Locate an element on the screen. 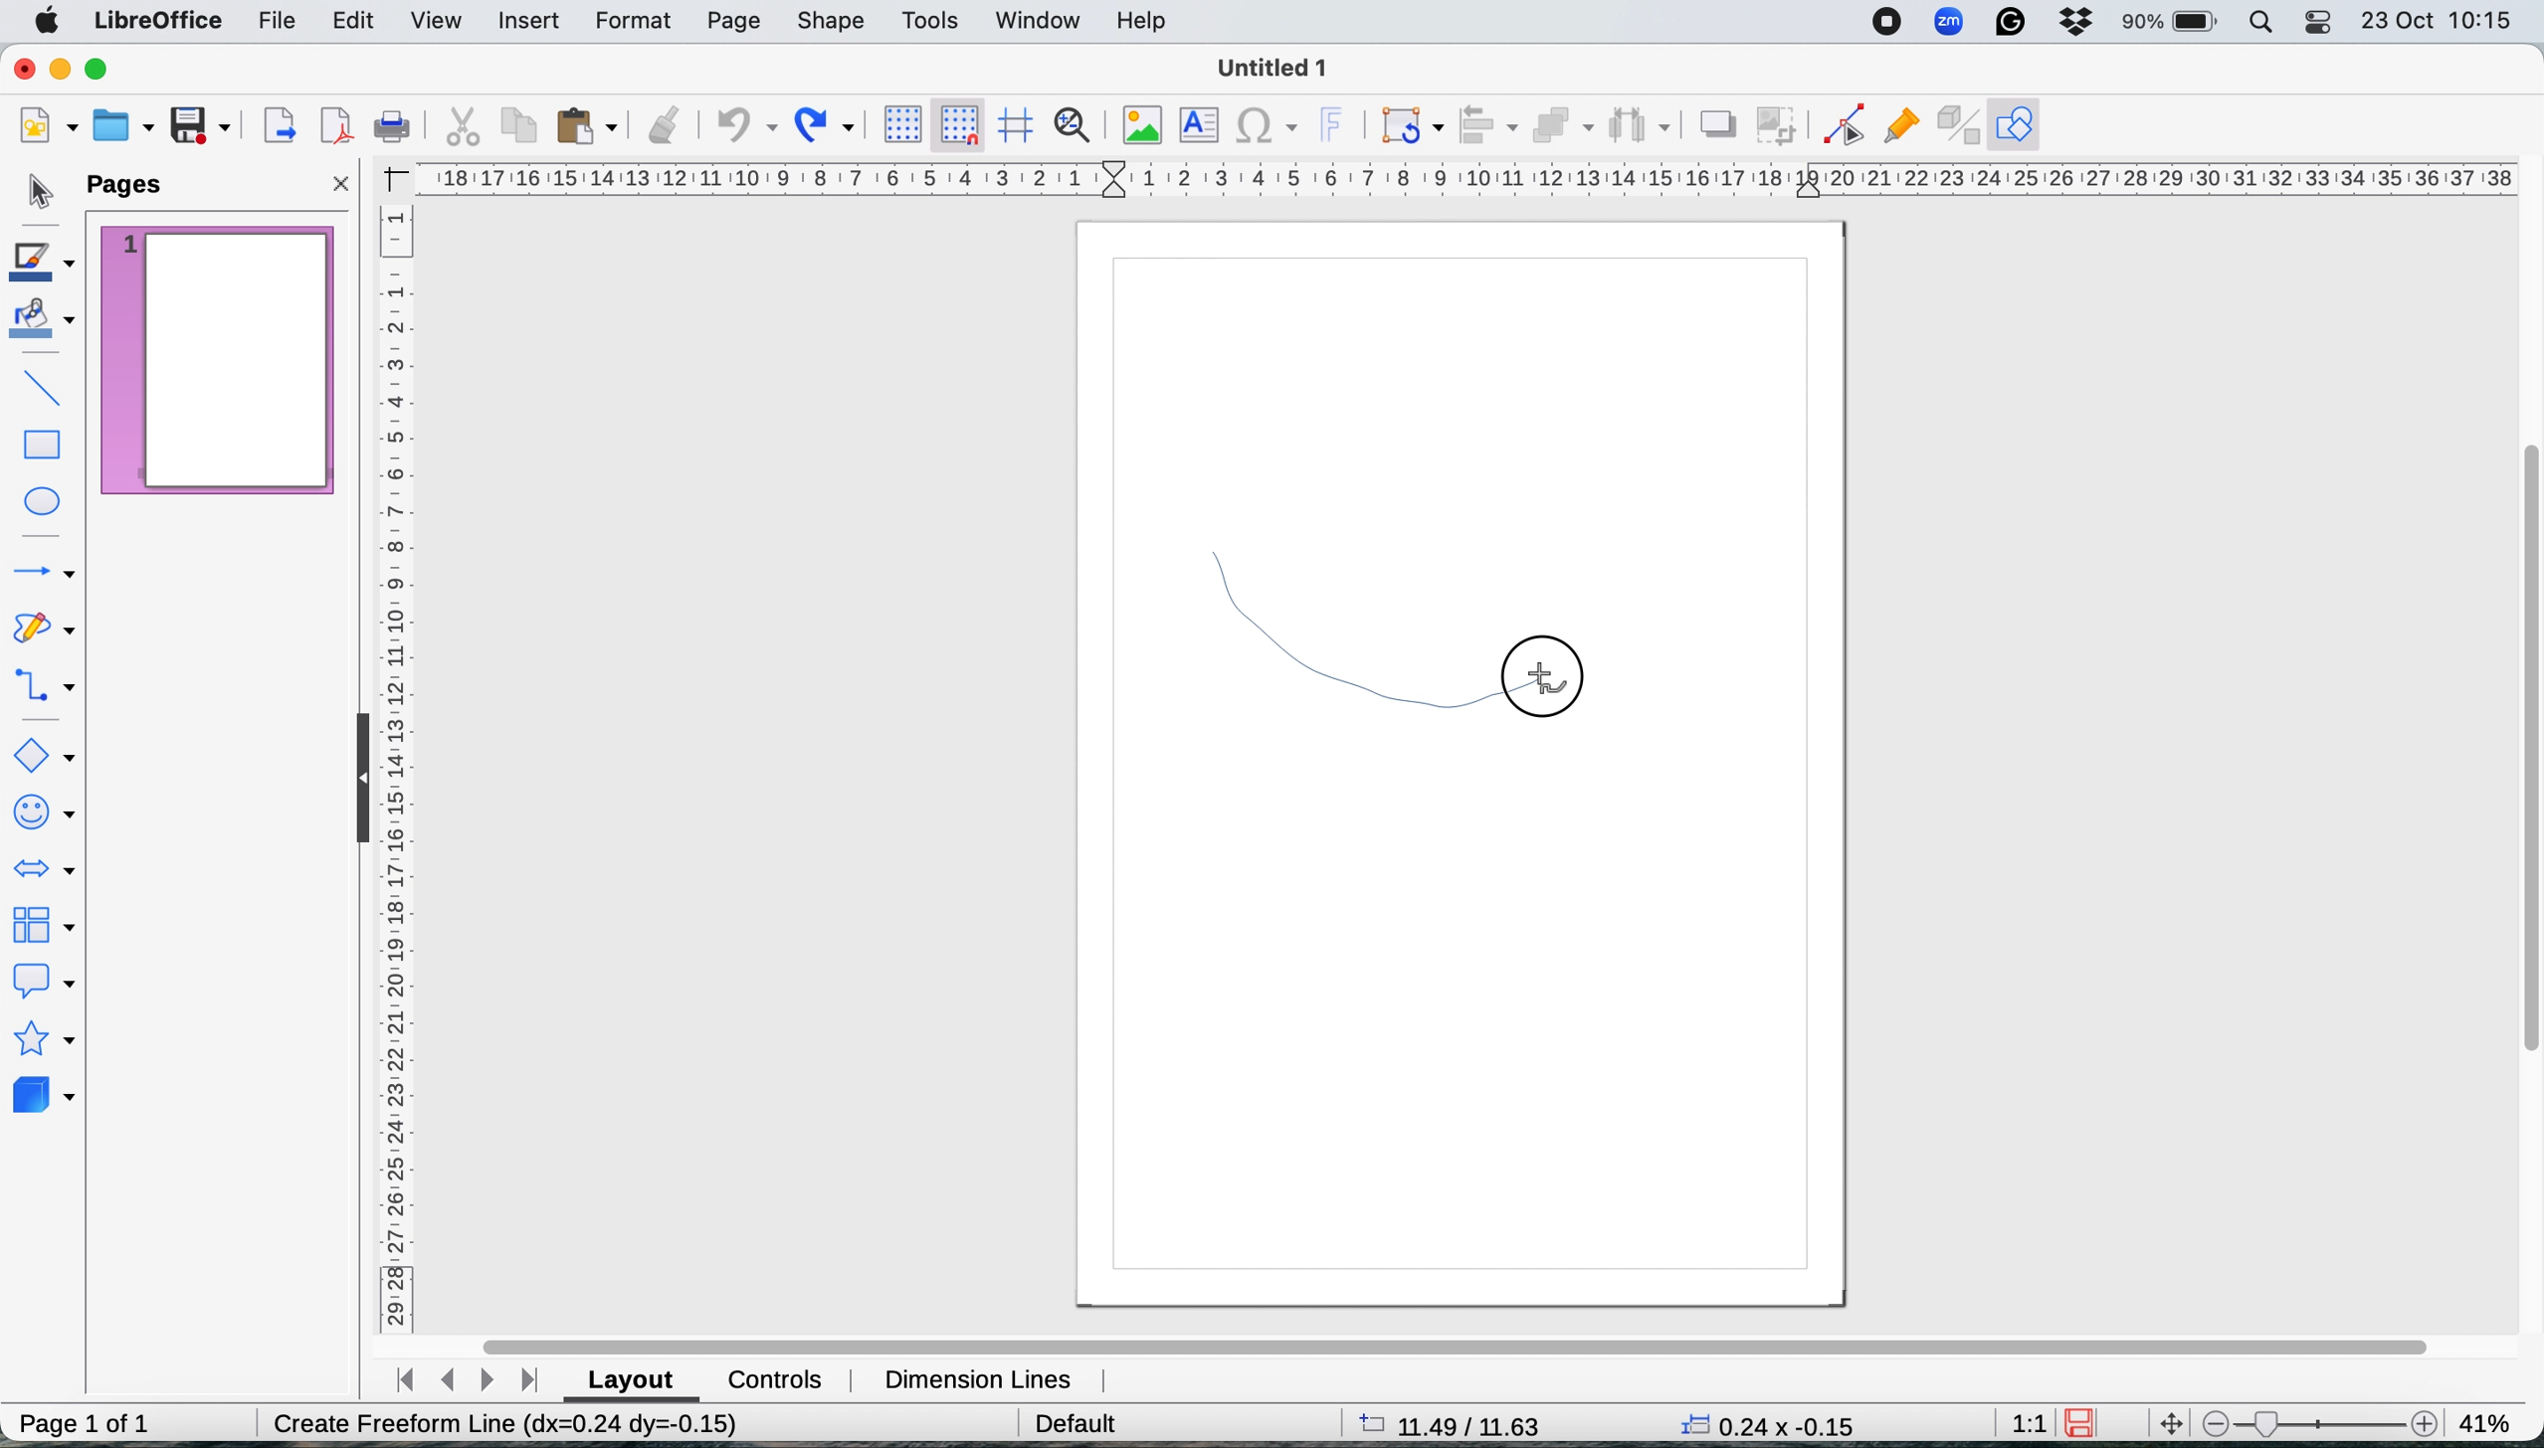  zoom and pan is located at coordinates (1073, 125).